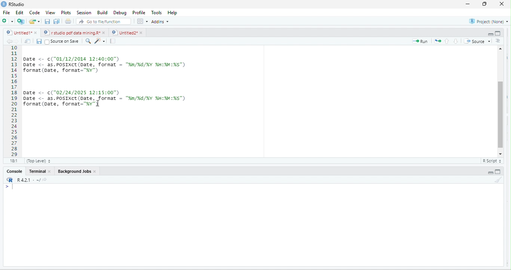  What do you see at coordinates (439, 40) in the screenshot?
I see `re run the previous code region` at bounding box center [439, 40].